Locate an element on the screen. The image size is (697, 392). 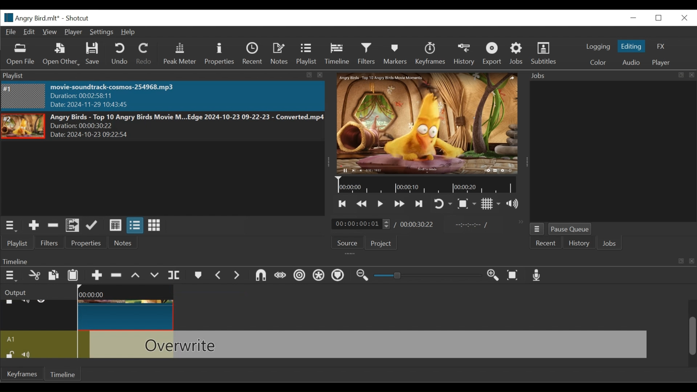
Overwrite is located at coordinates (155, 276).